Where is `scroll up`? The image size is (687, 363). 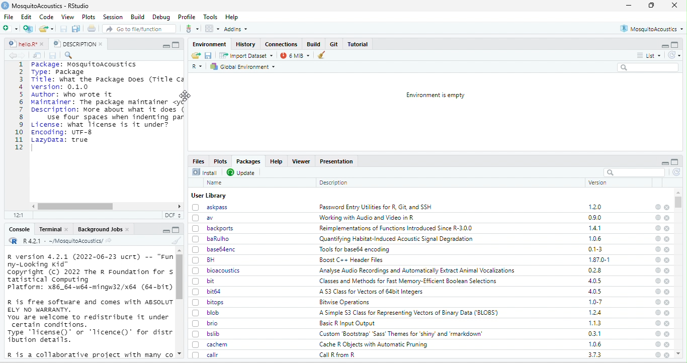
scroll up is located at coordinates (679, 354).